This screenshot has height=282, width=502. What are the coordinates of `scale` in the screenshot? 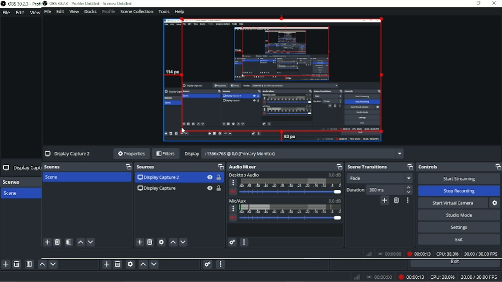 It's located at (290, 210).